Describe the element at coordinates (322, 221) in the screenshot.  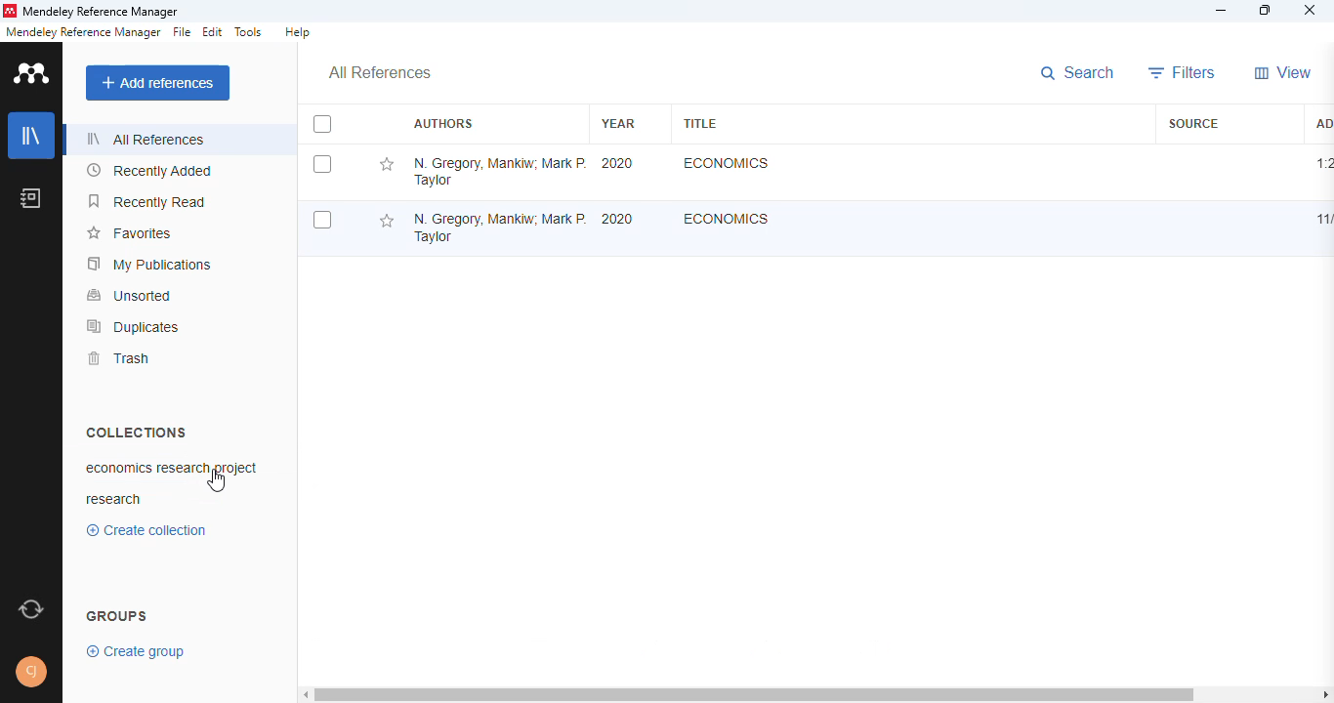
I see `select` at that location.